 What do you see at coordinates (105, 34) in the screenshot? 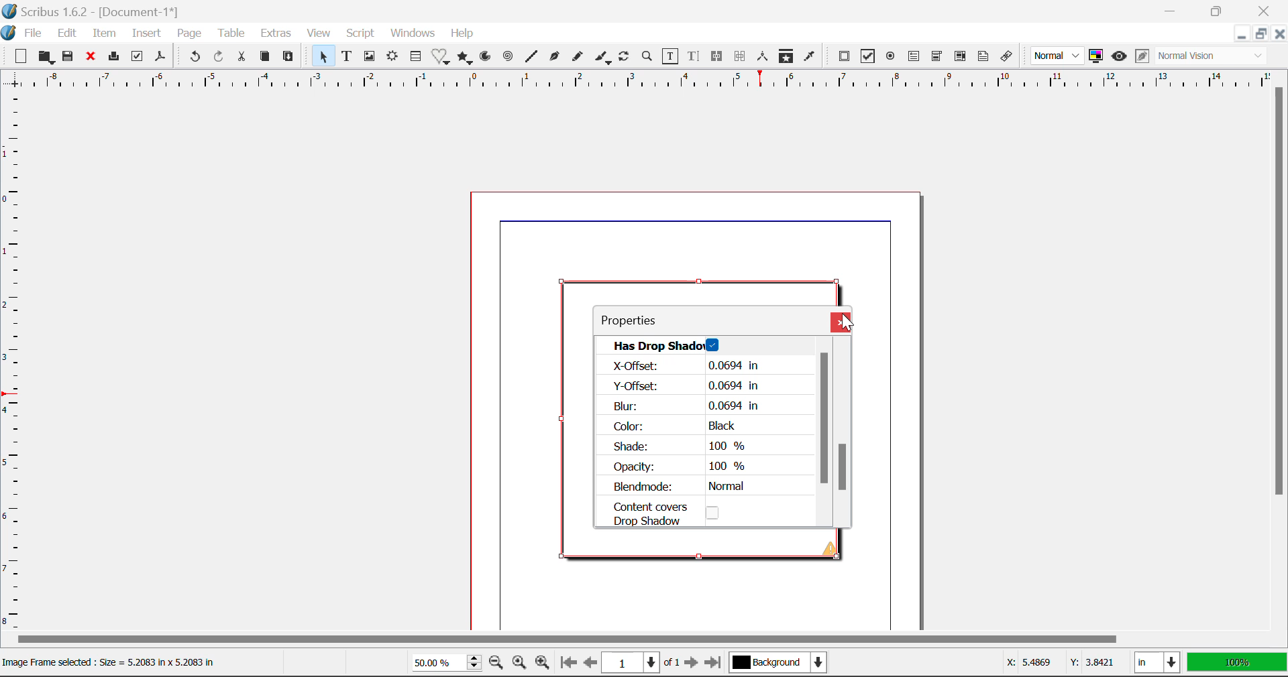
I see `Item` at bounding box center [105, 34].